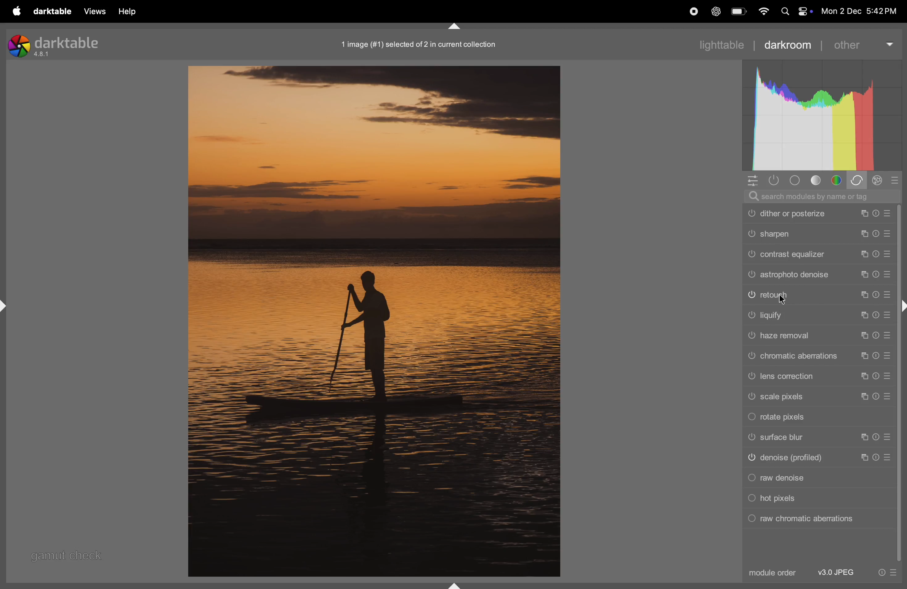  I want to click on lens correction, so click(819, 376).